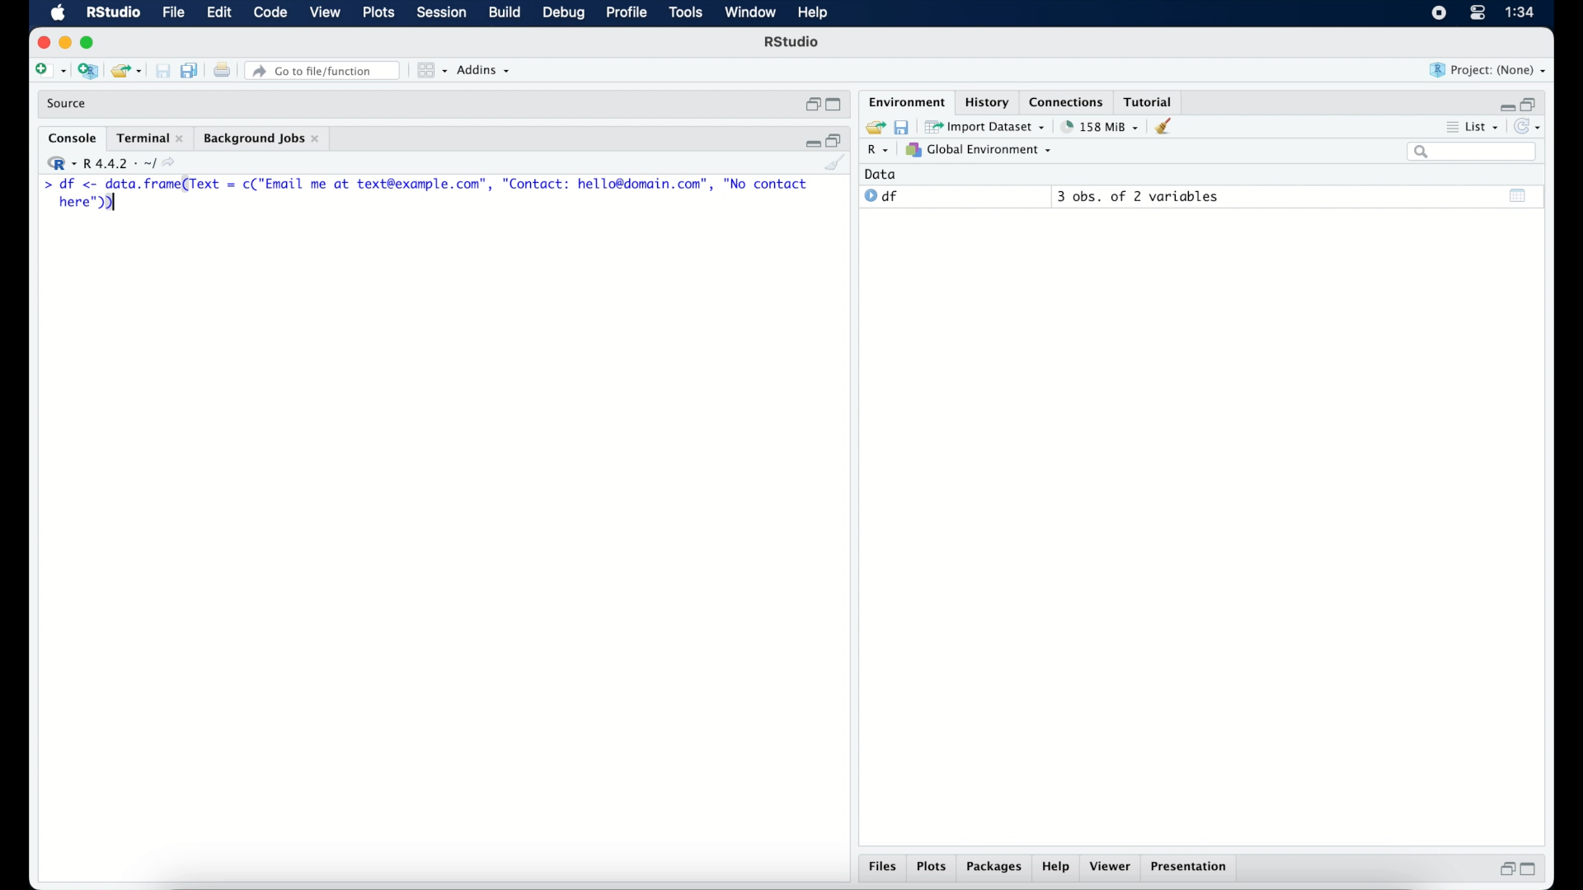 The height and width of the screenshot is (890, 1583). What do you see at coordinates (882, 196) in the screenshot?
I see `df` at bounding box center [882, 196].